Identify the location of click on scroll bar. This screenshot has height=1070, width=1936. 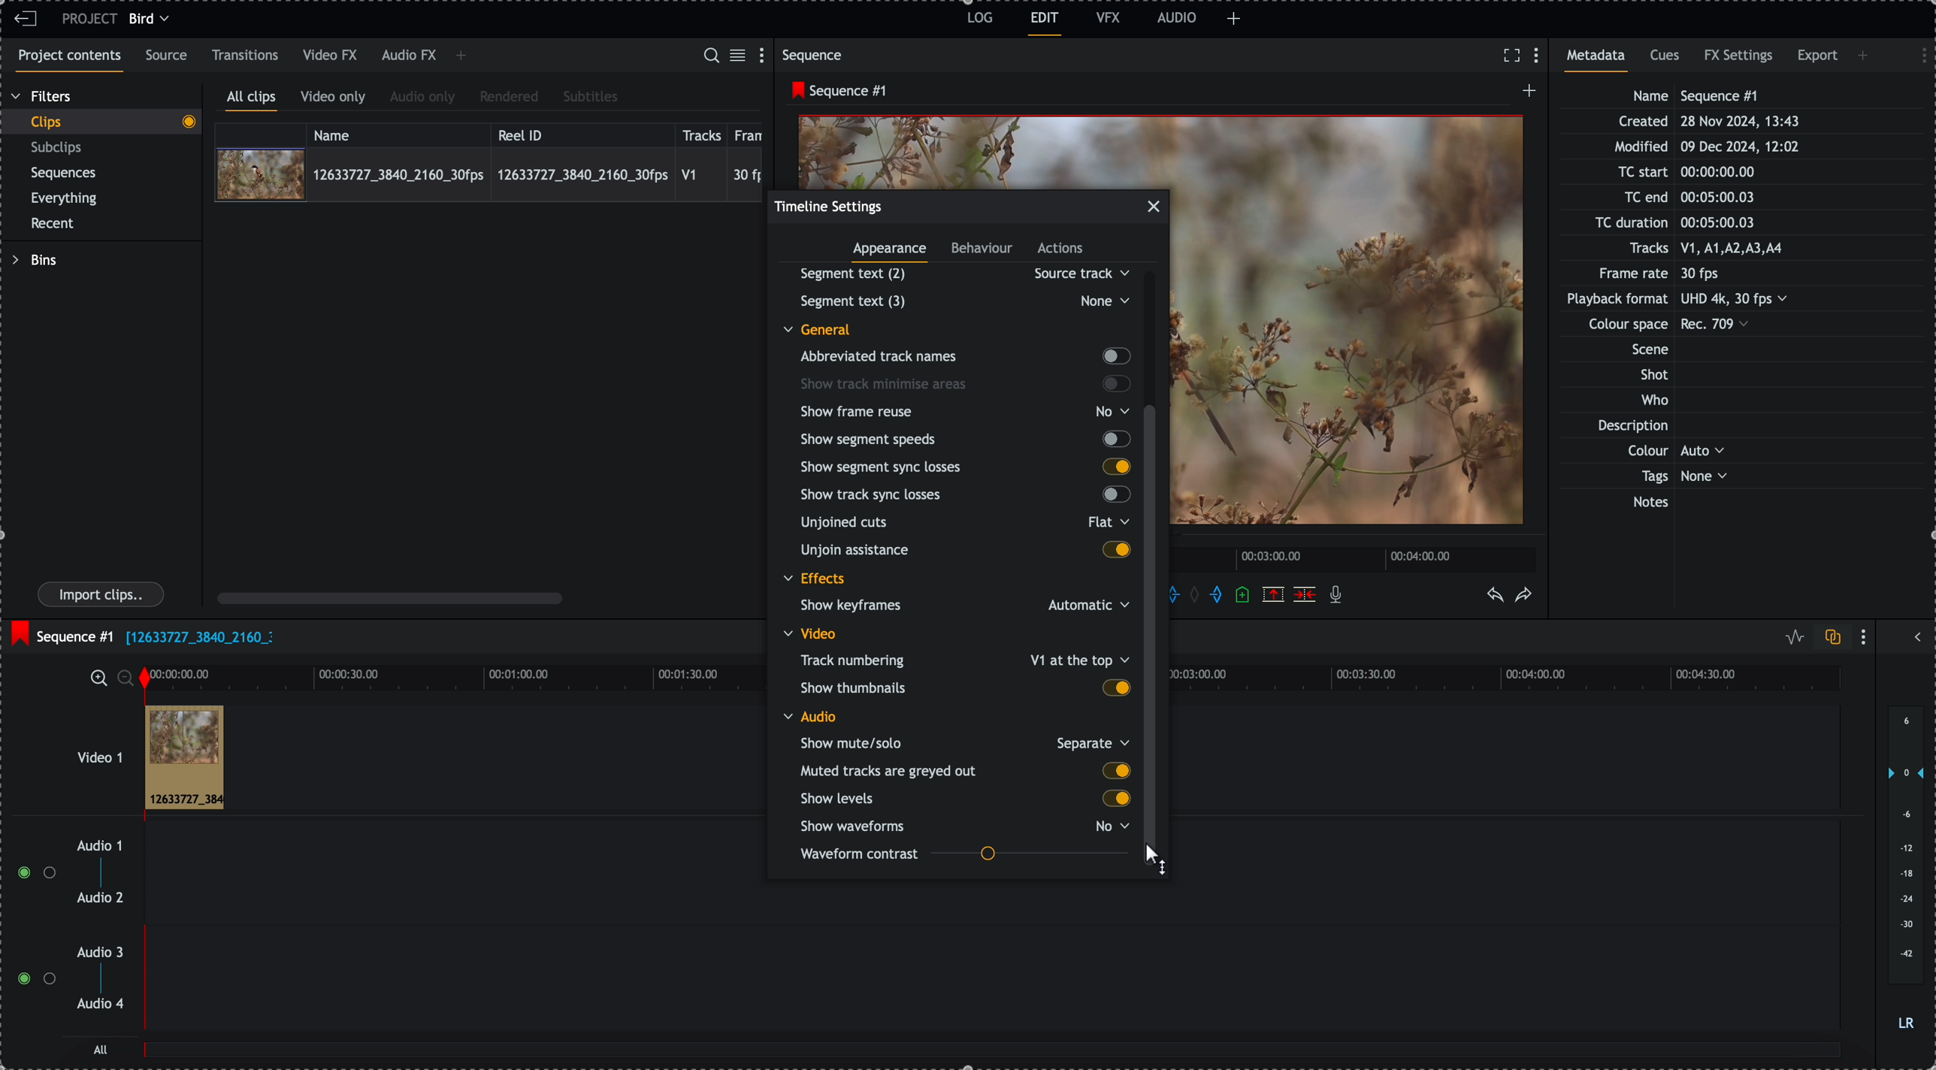
(1154, 504).